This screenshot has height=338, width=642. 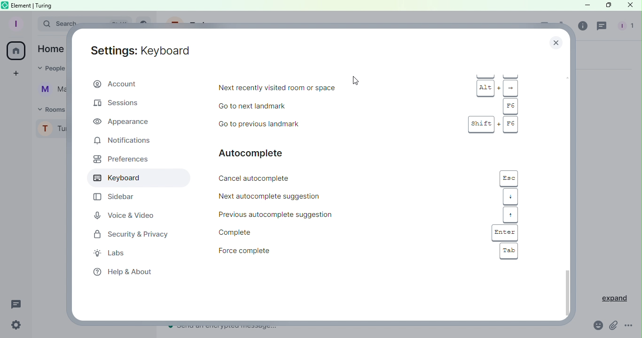 What do you see at coordinates (6, 5) in the screenshot?
I see `Element icon` at bounding box center [6, 5].